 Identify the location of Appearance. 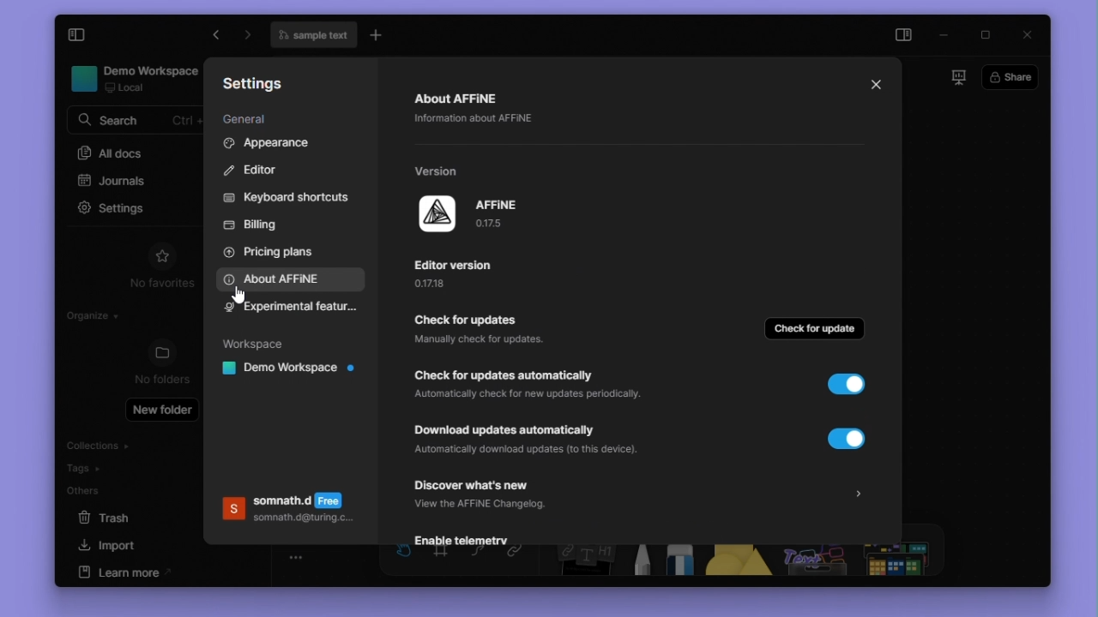
(290, 143).